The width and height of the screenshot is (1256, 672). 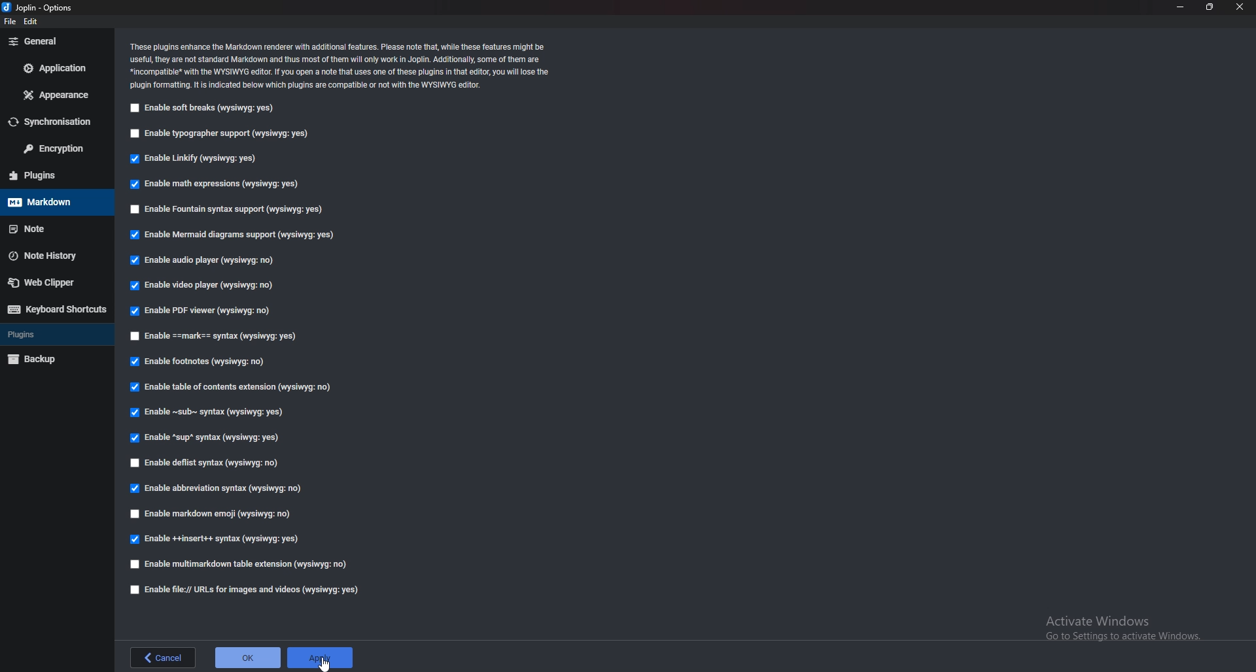 I want to click on enable Mark Syntax, so click(x=217, y=335).